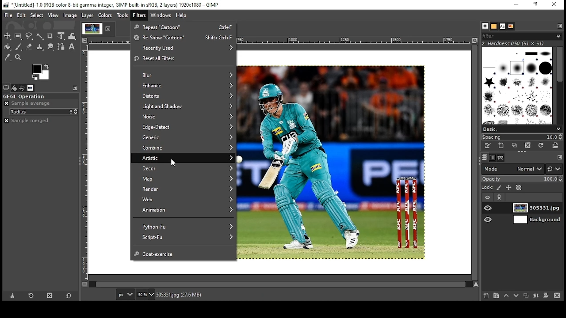  Describe the element at coordinates (73, 47) in the screenshot. I see `text tool` at that location.